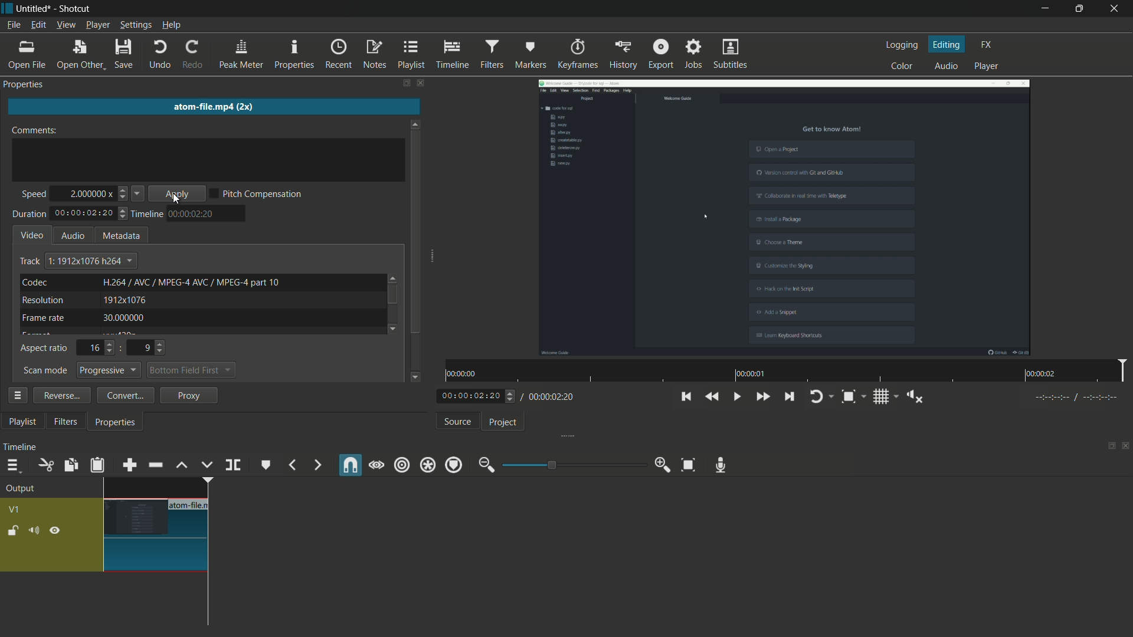  I want to click on skip to the previous point, so click(685, 397).